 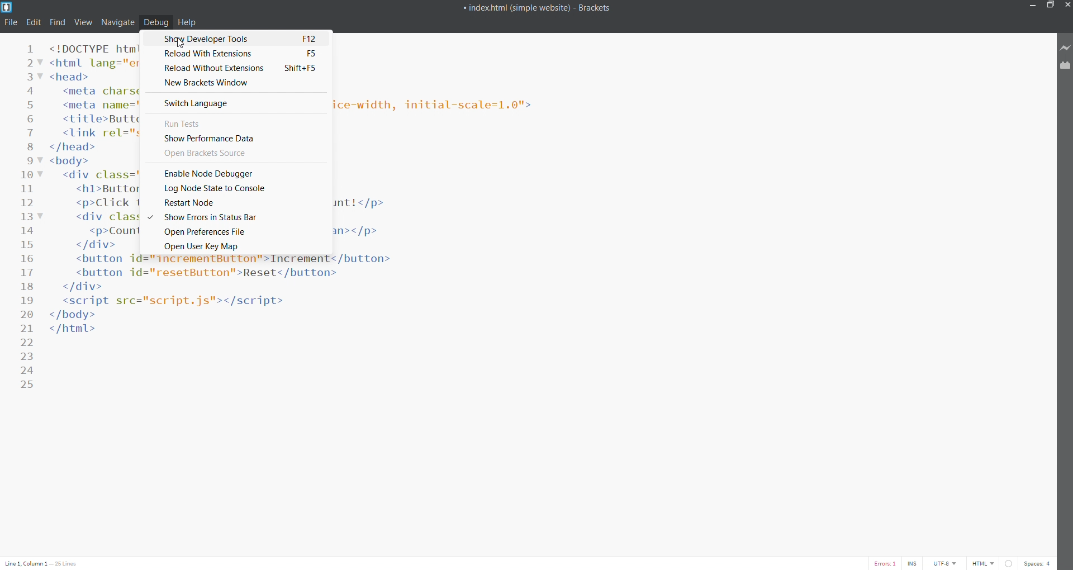 What do you see at coordinates (234, 154) in the screenshot?
I see `open brackets source` at bounding box center [234, 154].